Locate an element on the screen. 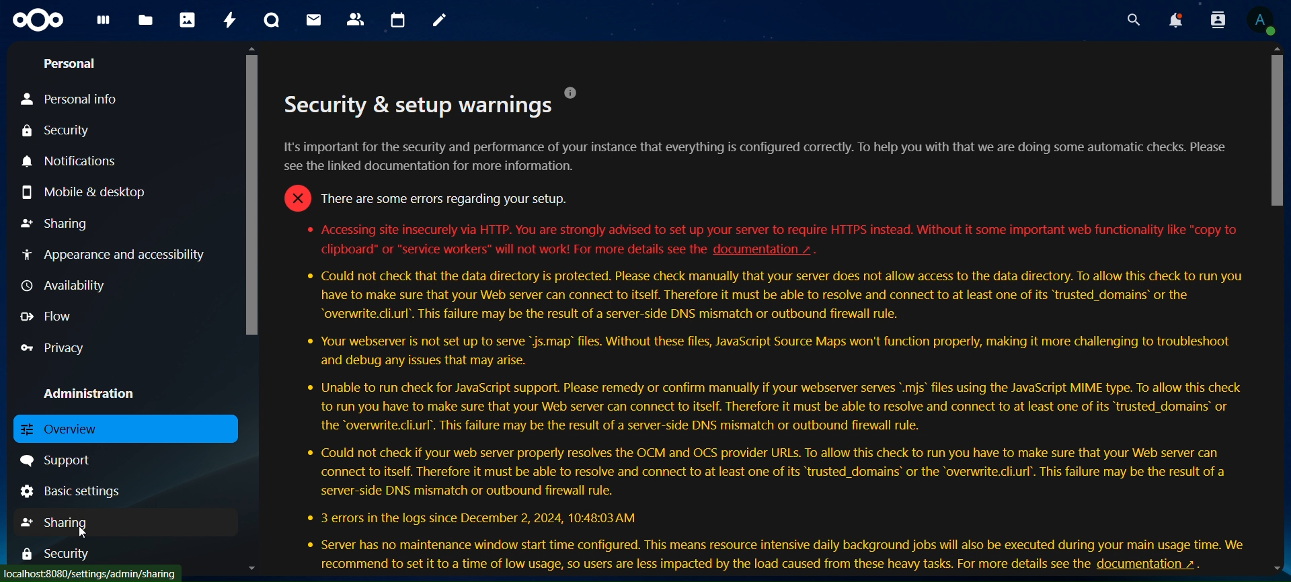 This screenshot has width=1291, height=582. activity is located at coordinates (231, 21).